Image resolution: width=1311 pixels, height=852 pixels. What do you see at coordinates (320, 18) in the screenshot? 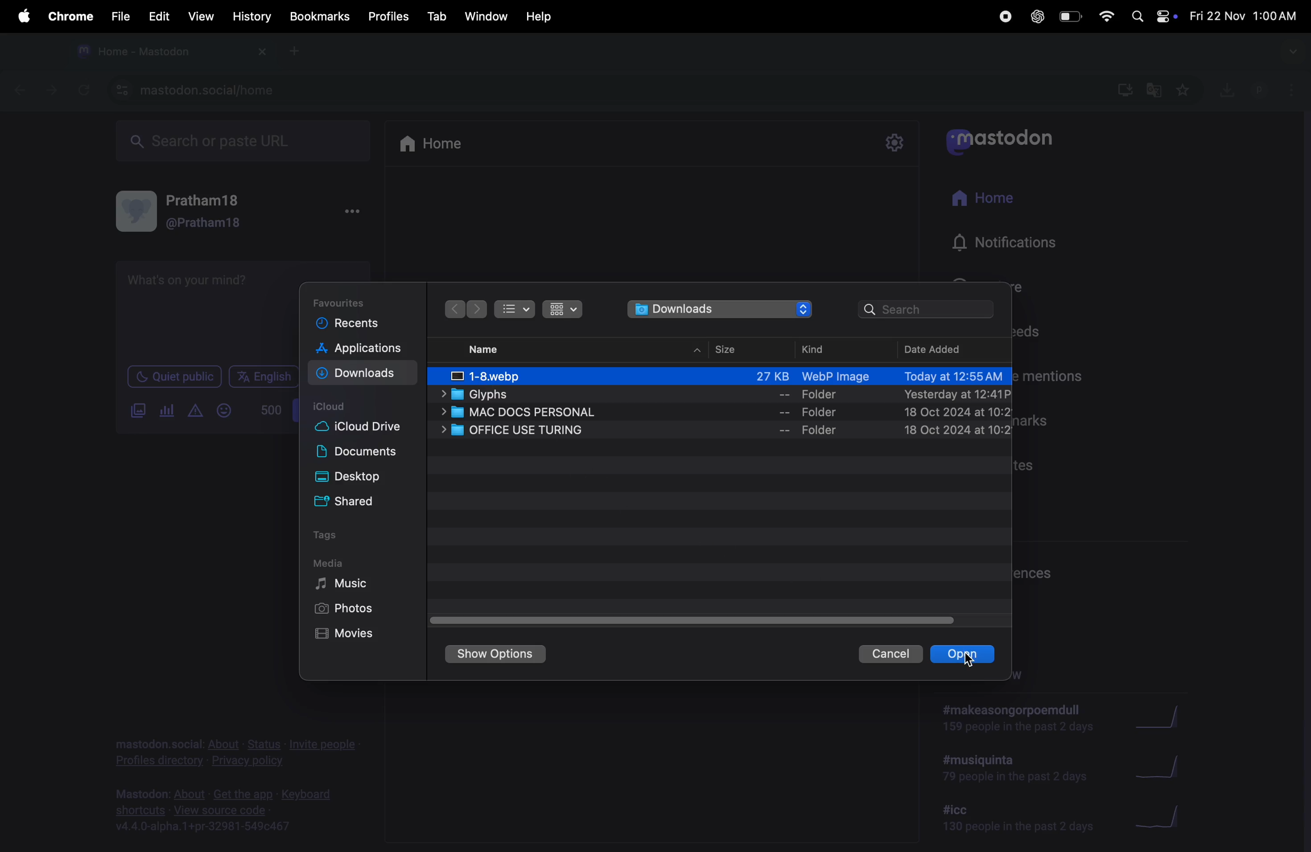
I see `book marks` at bounding box center [320, 18].